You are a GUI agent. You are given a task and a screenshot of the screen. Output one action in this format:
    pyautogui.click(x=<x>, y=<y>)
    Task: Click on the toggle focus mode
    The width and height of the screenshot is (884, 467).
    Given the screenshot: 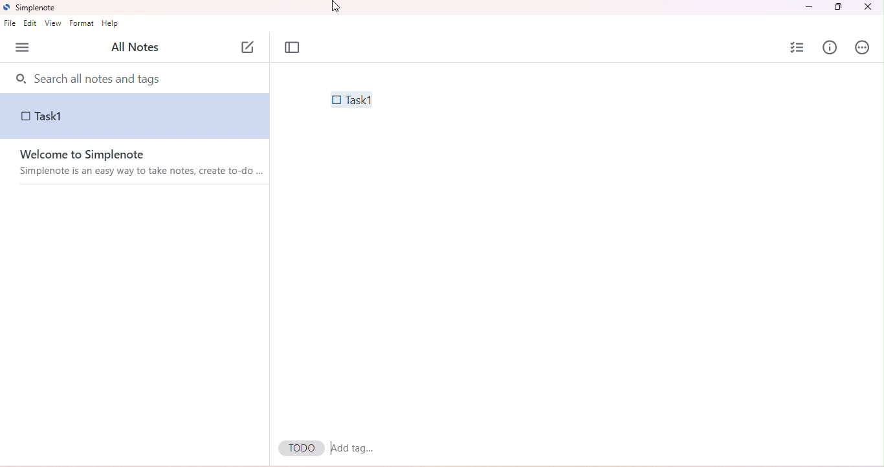 What is the action you would take?
    pyautogui.click(x=293, y=48)
    